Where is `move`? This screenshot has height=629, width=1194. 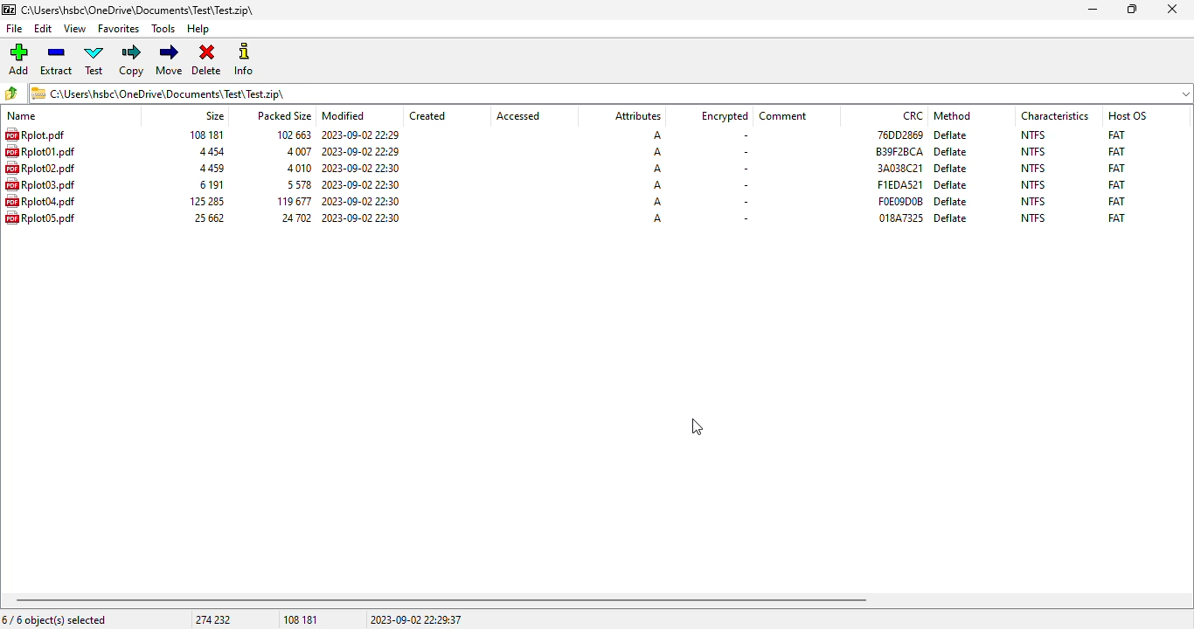 move is located at coordinates (169, 59).